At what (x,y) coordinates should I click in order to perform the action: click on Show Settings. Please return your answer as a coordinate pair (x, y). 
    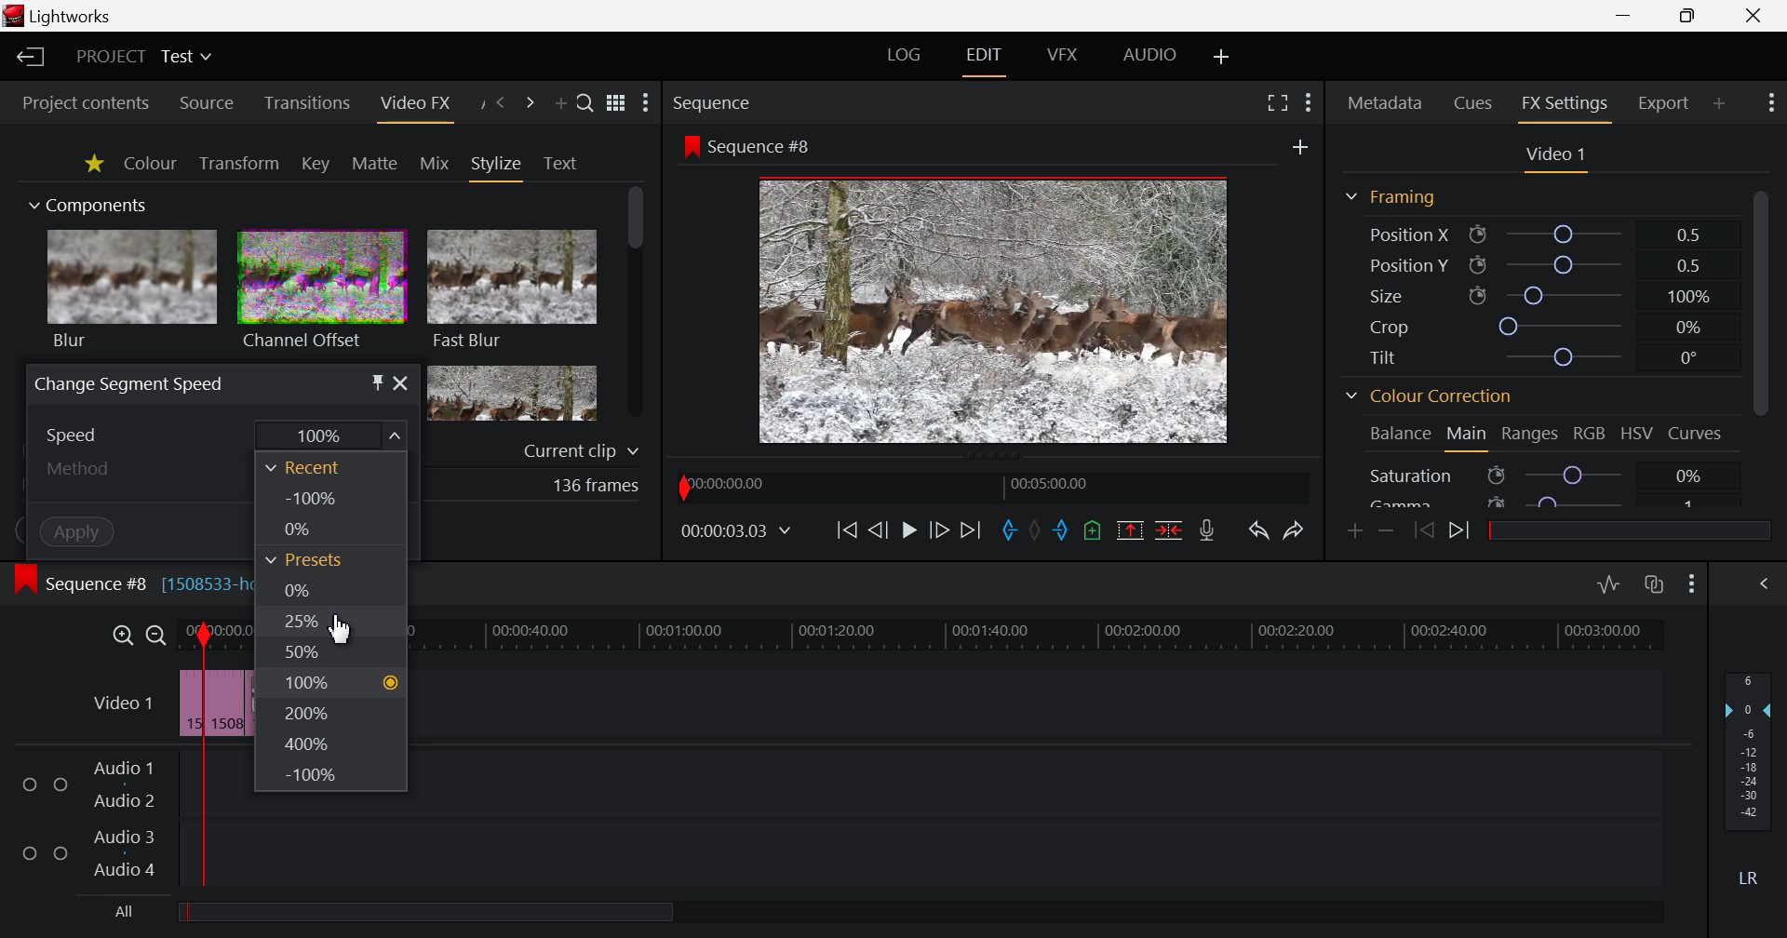
    Looking at the image, I should click on (1309, 106).